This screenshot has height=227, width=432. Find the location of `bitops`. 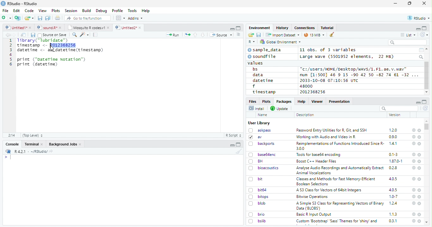

bitops is located at coordinates (259, 197).